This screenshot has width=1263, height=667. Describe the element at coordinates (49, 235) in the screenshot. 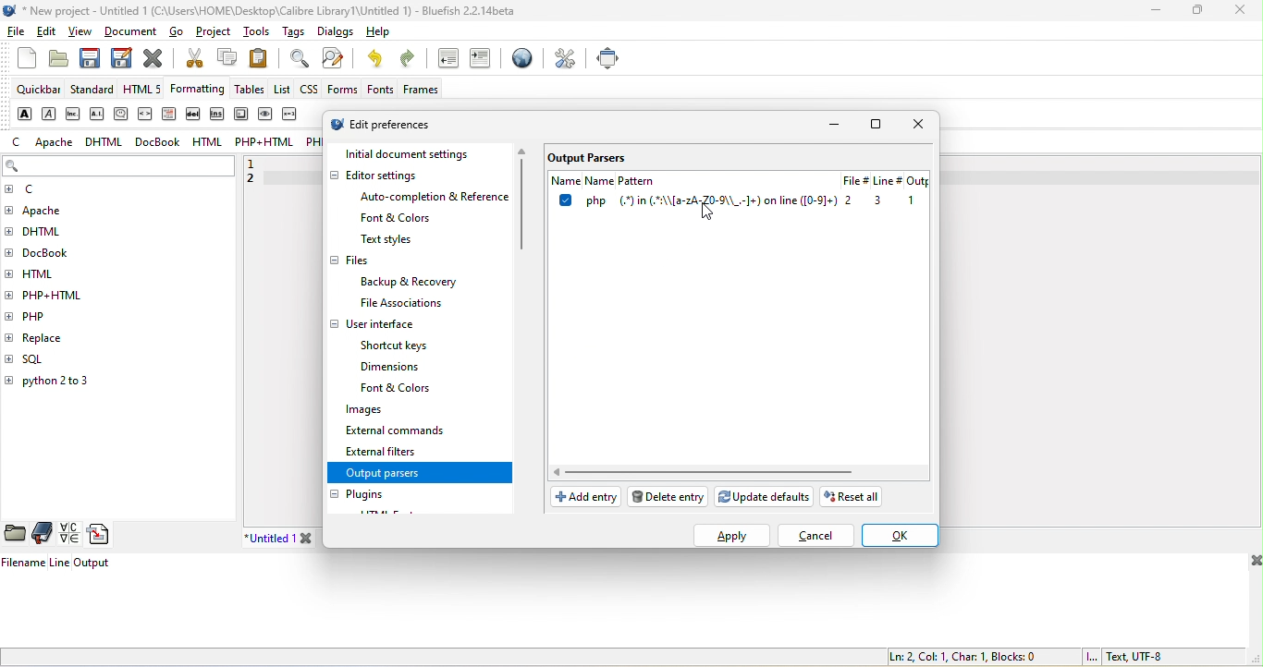

I see `dhtml` at that location.